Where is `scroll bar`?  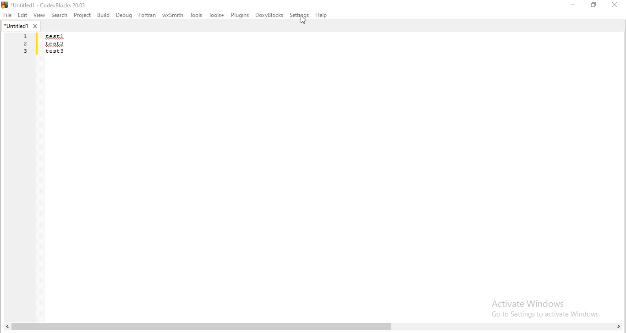
scroll bar is located at coordinates (313, 327).